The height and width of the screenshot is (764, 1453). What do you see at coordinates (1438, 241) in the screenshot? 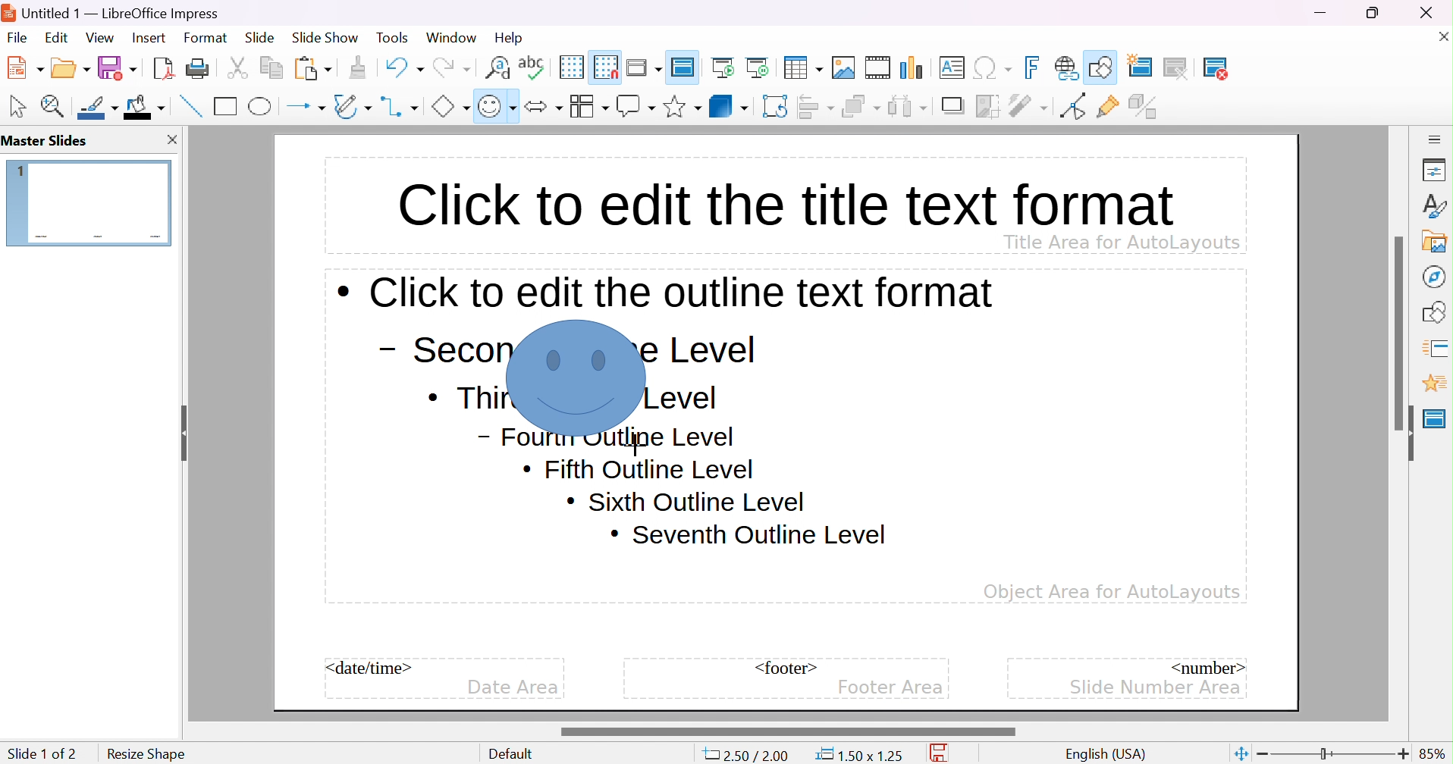
I see `gallery` at bounding box center [1438, 241].